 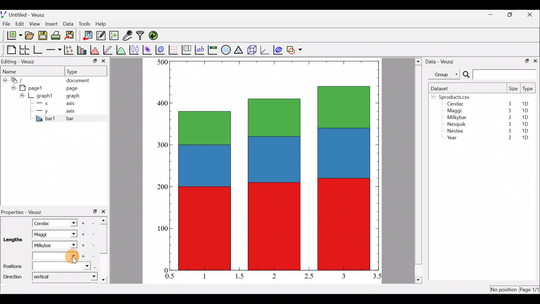 I want to click on Histogram of a dataset, so click(x=96, y=50).